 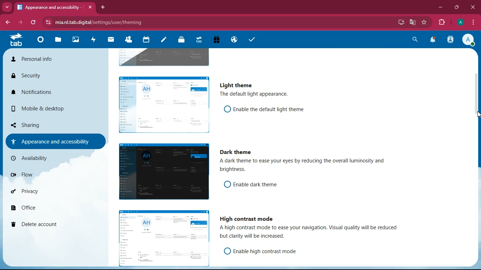 What do you see at coordinates (269, 109) in the screenshot?
I see `enable` at bounding box center [269, 109].